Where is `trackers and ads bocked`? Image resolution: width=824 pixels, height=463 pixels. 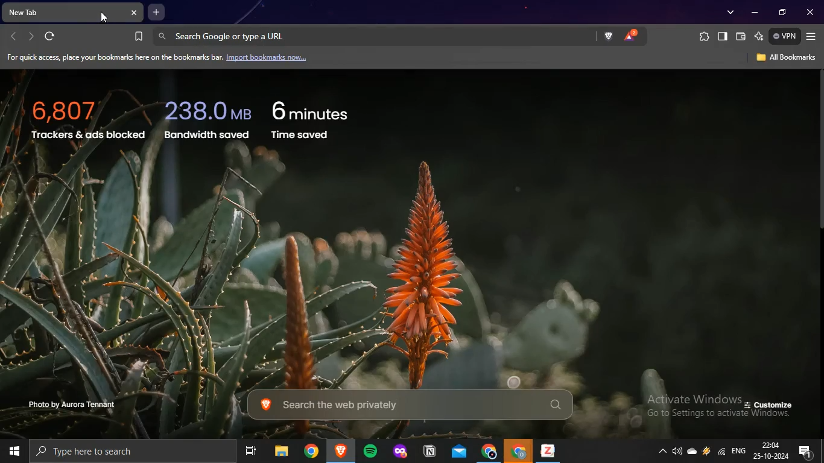
trackers and ads bocked is located at coordinates (203, 120).